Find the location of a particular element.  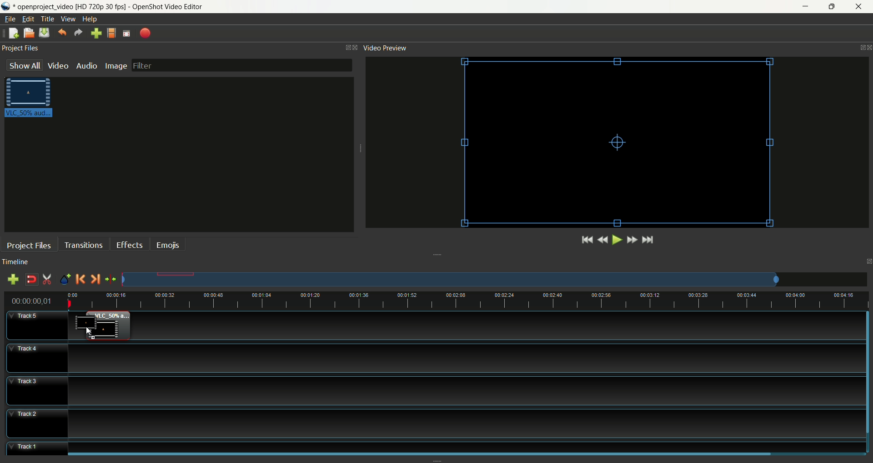

track3 is located at coordinates (436, 391).